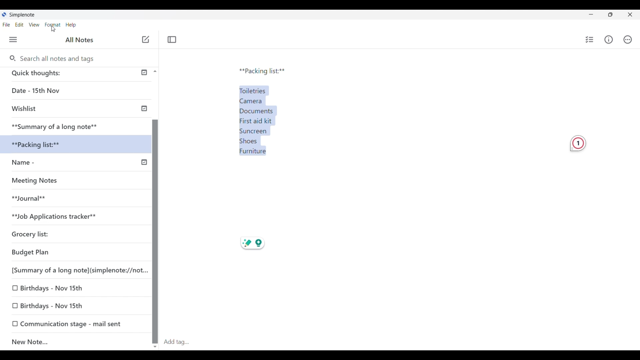 This screenshot has height=360, width=640. I want to click on Wishlist, so click(57, 109).